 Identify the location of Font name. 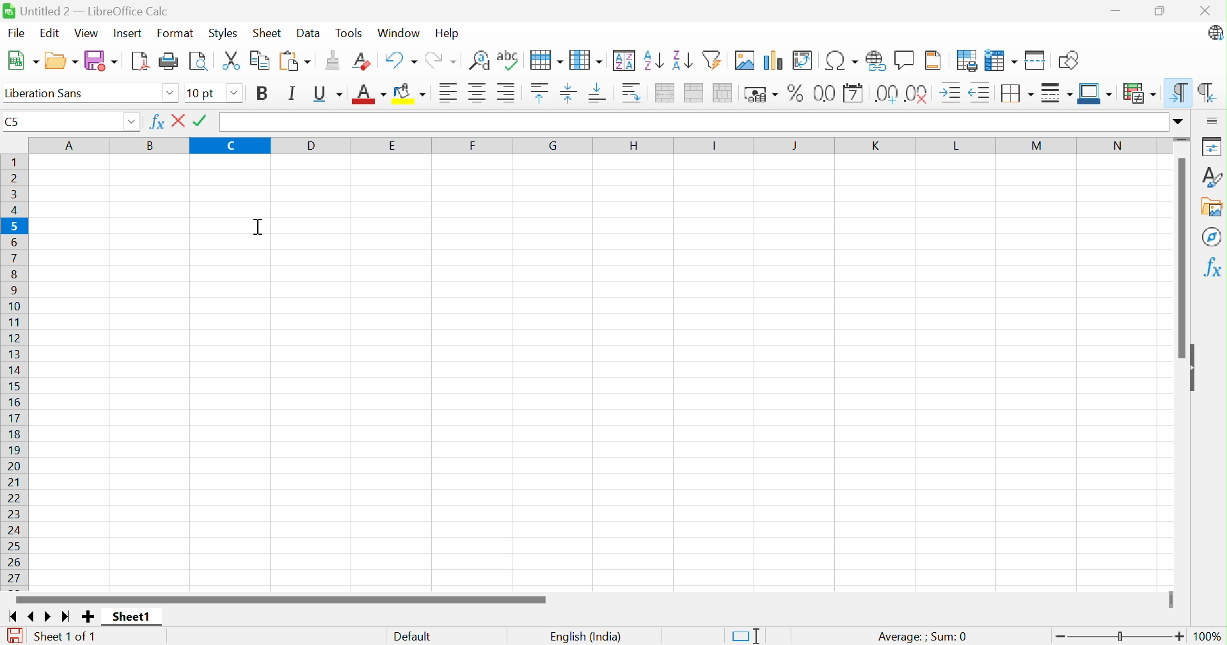
(82, 95).